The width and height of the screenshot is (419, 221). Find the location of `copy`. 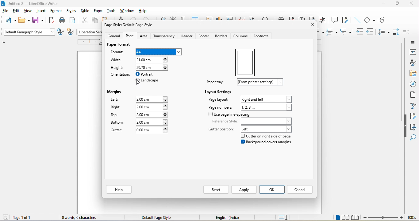

copy is located at coordinates (97, 21).